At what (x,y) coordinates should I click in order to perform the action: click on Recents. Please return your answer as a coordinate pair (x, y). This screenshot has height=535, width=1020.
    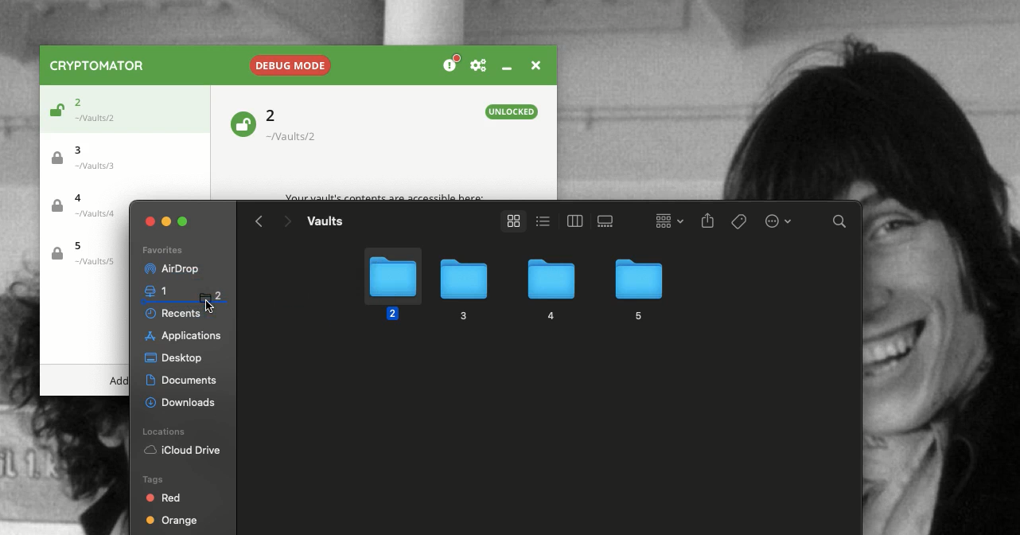
    Looking at the image, I should click on (176, 314).